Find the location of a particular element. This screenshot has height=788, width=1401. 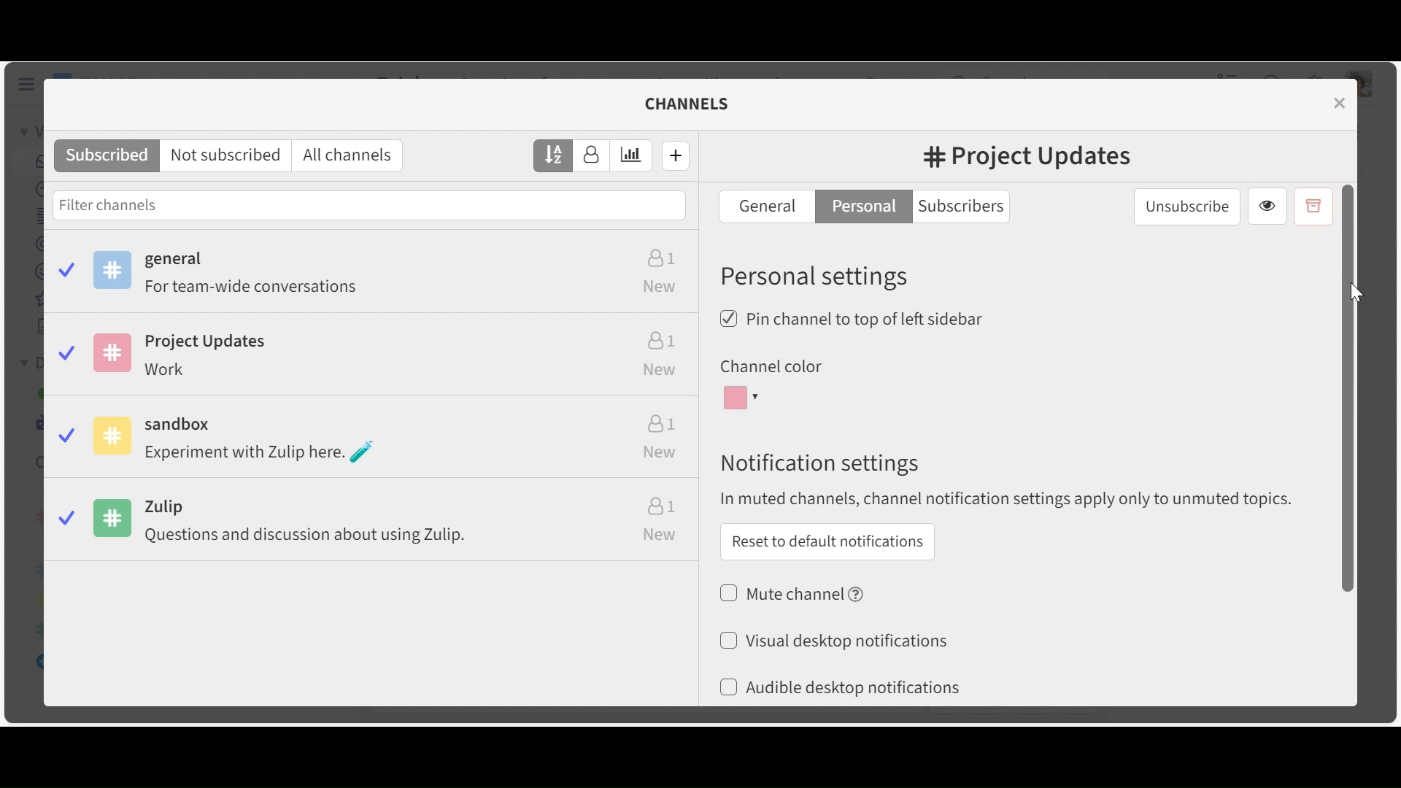

Project Updates is located at coordinates (371, 358).